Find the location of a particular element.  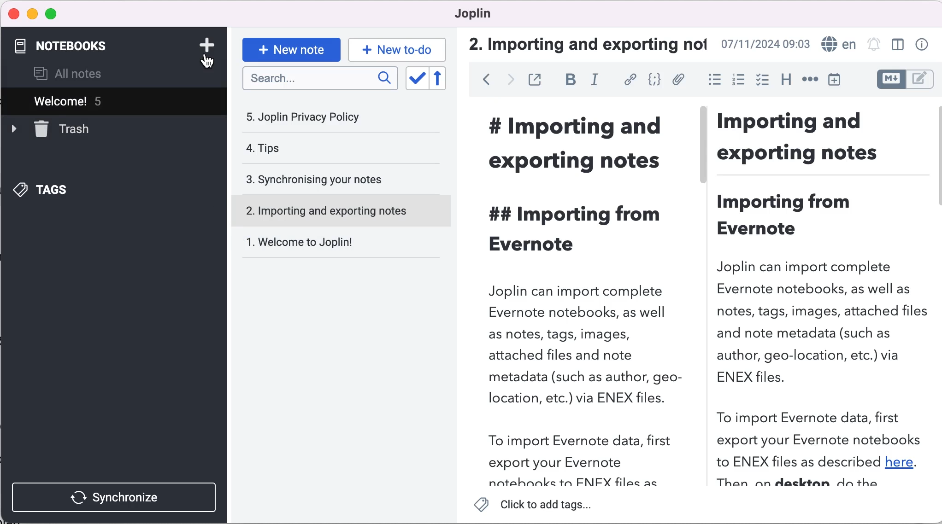

toggle editors is located at coordinates (905, 81).